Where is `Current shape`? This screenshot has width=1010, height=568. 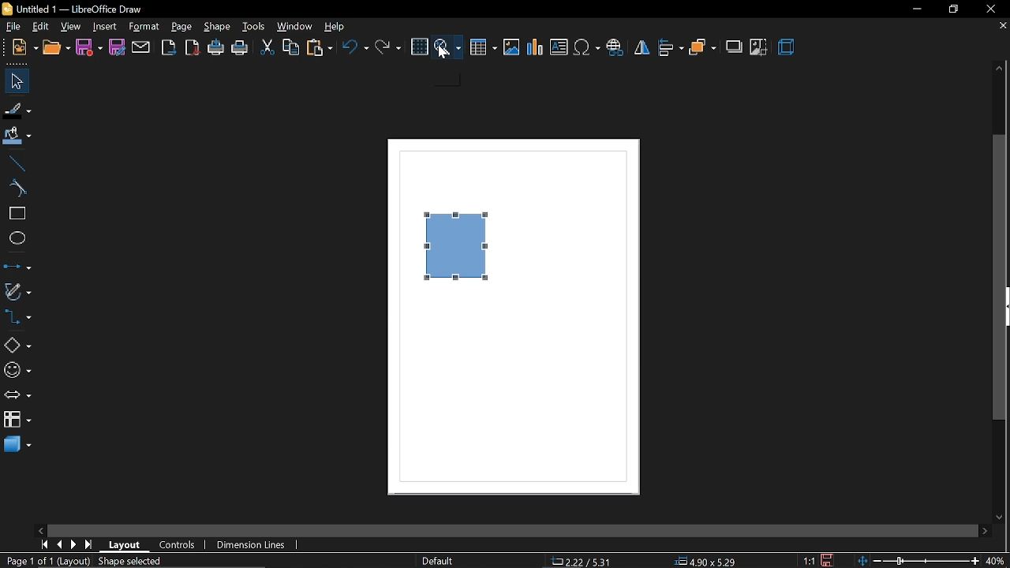 Current shape is located at coordinates (457, 250).